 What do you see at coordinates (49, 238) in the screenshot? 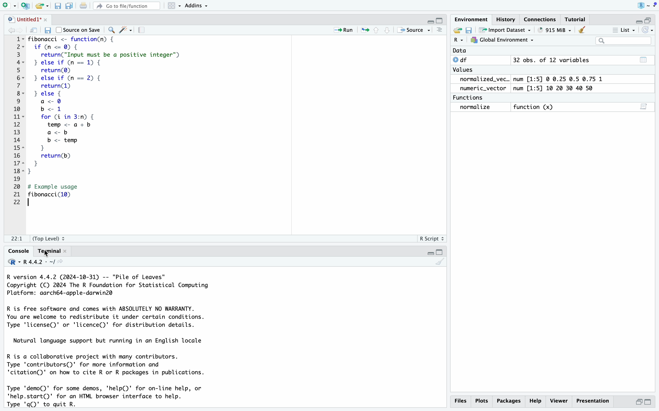
I see `(Top level)` at bounding box center [49, 238].